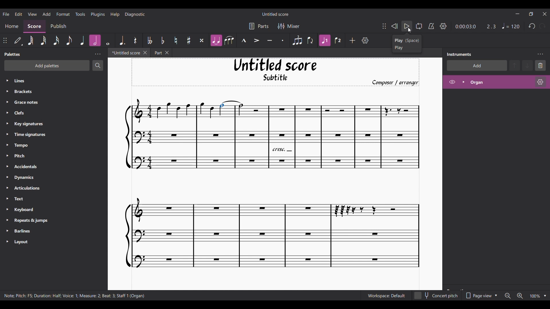 This screenshot has width=550, height=309. Describe the element at coordinates (535, 296) in the screenshot. I see `Zoom factor` at that location.